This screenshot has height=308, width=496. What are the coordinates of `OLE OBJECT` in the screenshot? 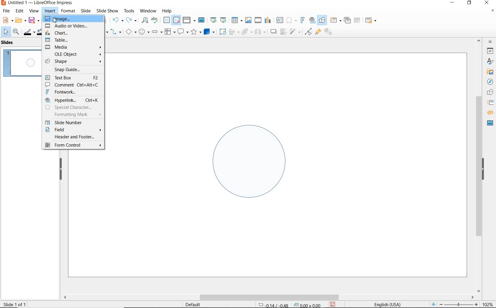 It's located at (76, 54).